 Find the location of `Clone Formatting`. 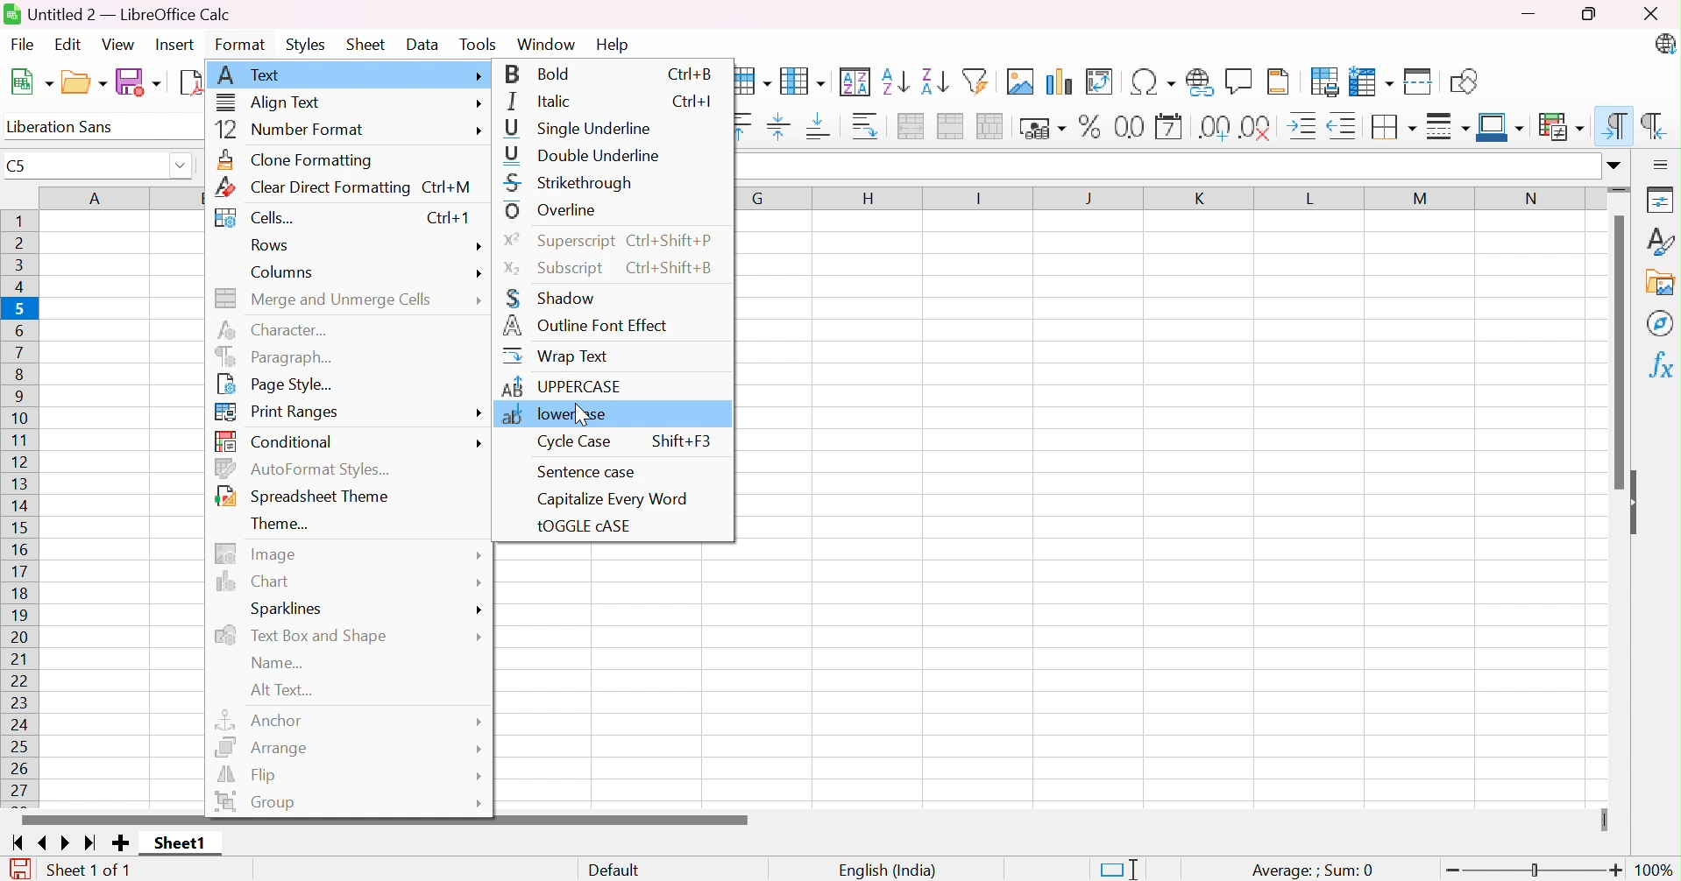

Clone Formatting is located at coordinates (296, 158).